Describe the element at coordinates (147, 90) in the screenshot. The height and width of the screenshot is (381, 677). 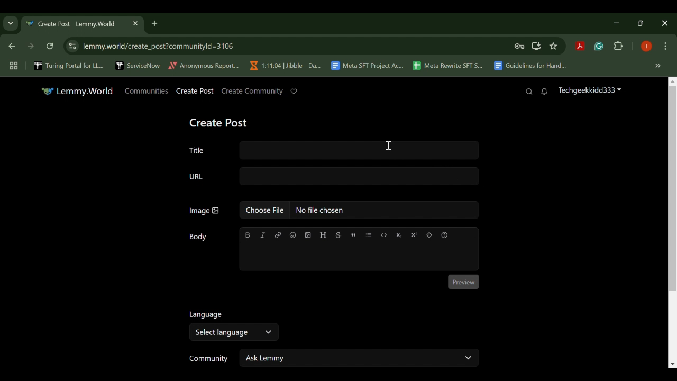
I see `Communities` at that location.